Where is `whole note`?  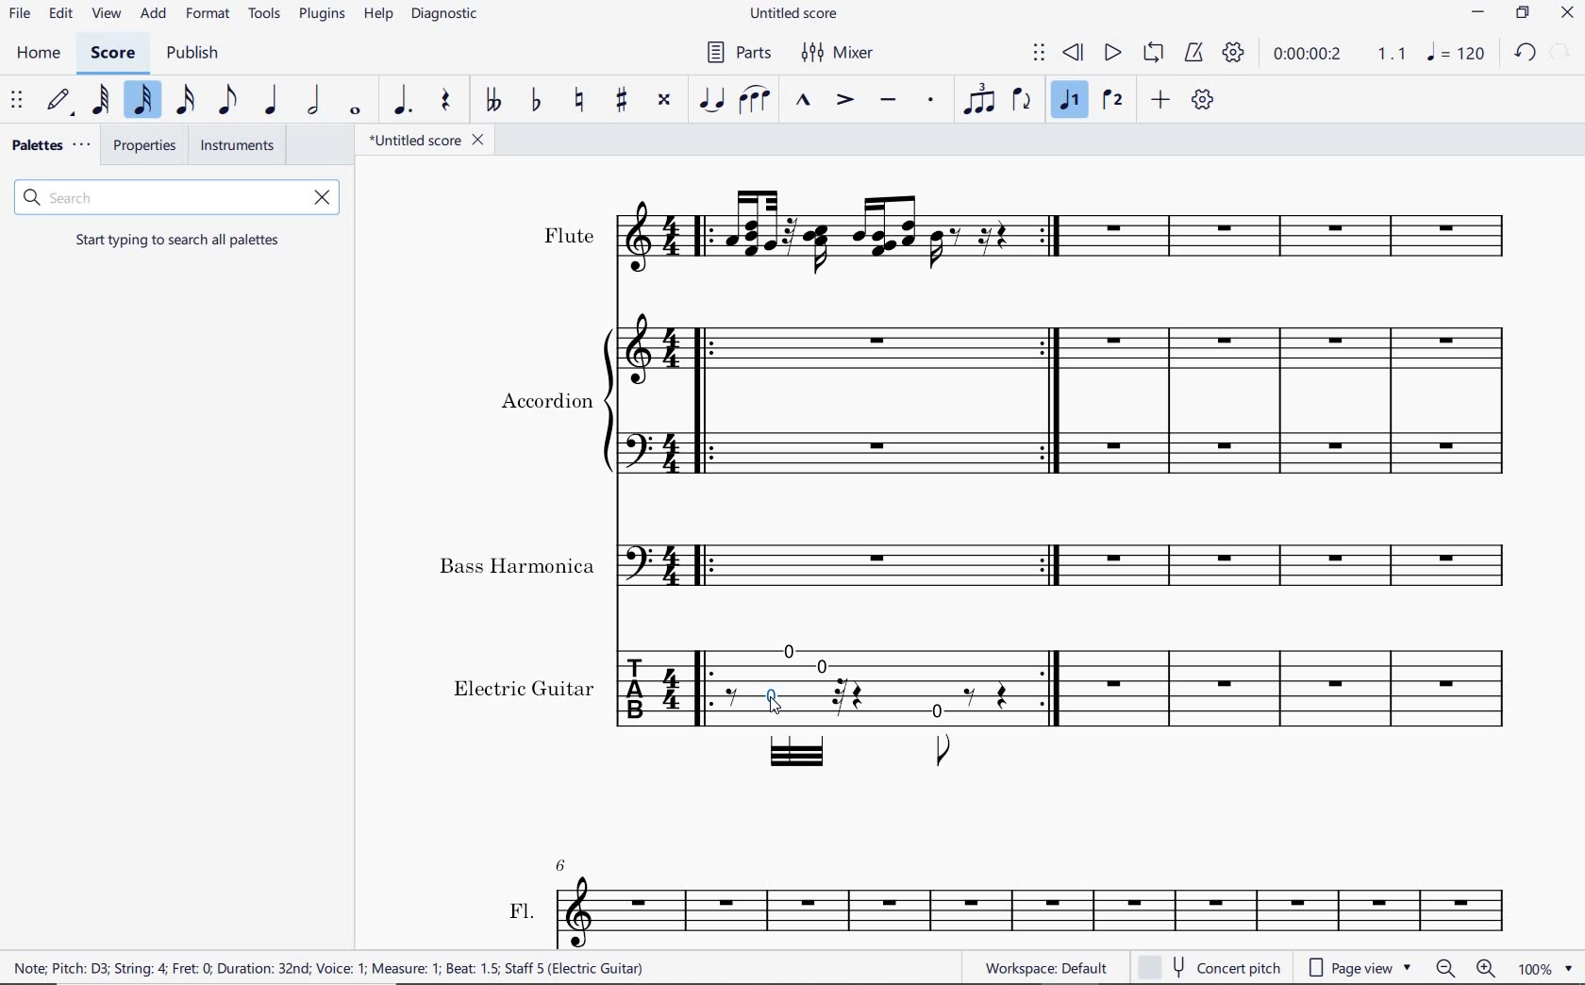 whole note is located at coordinates (356, 109).